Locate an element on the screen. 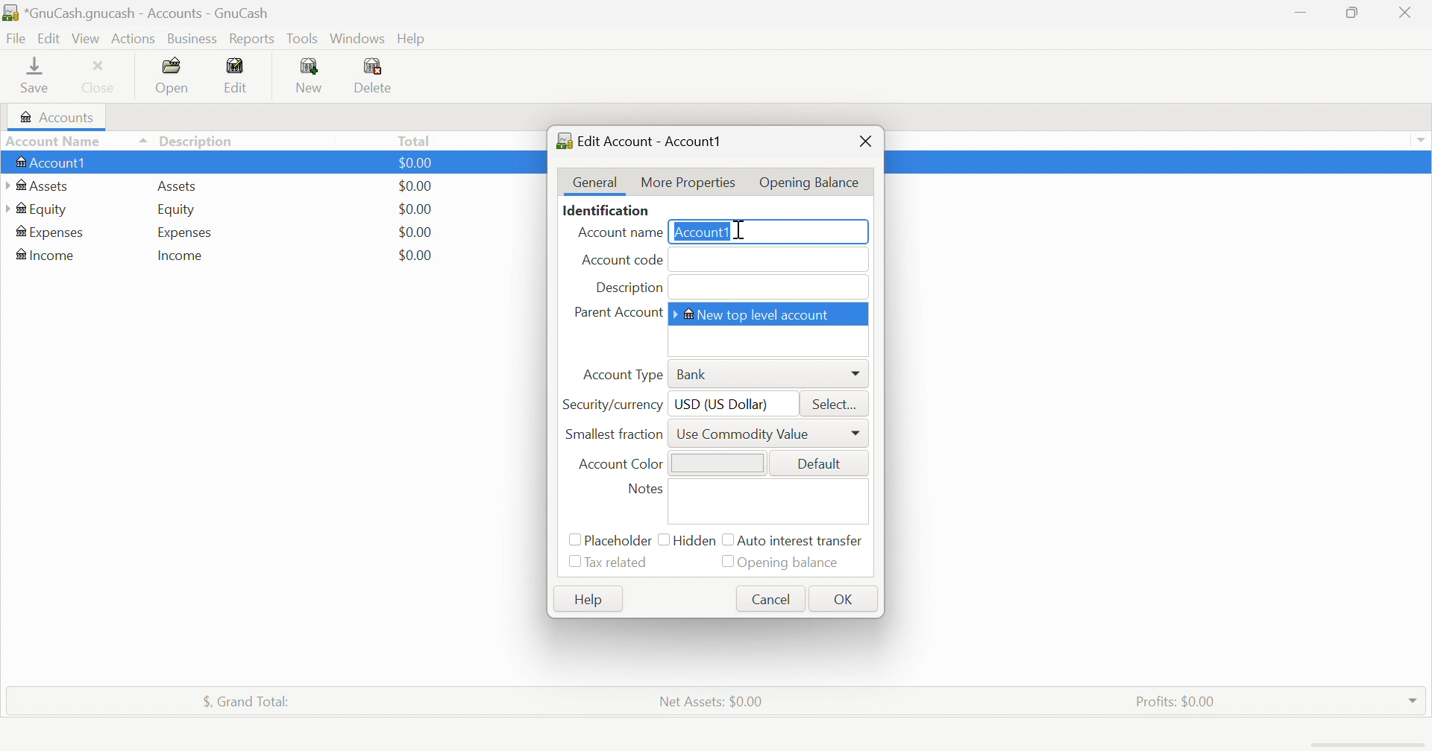 The image size is (1432, 751). Help is located at coordinates (413, 39).